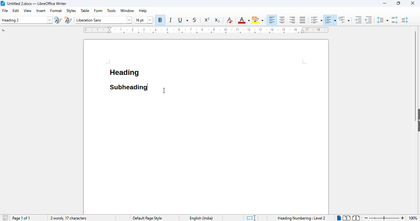  Describe the element at coordinates (413, 218) in the screenshot. I see `zoom factor` at that location.